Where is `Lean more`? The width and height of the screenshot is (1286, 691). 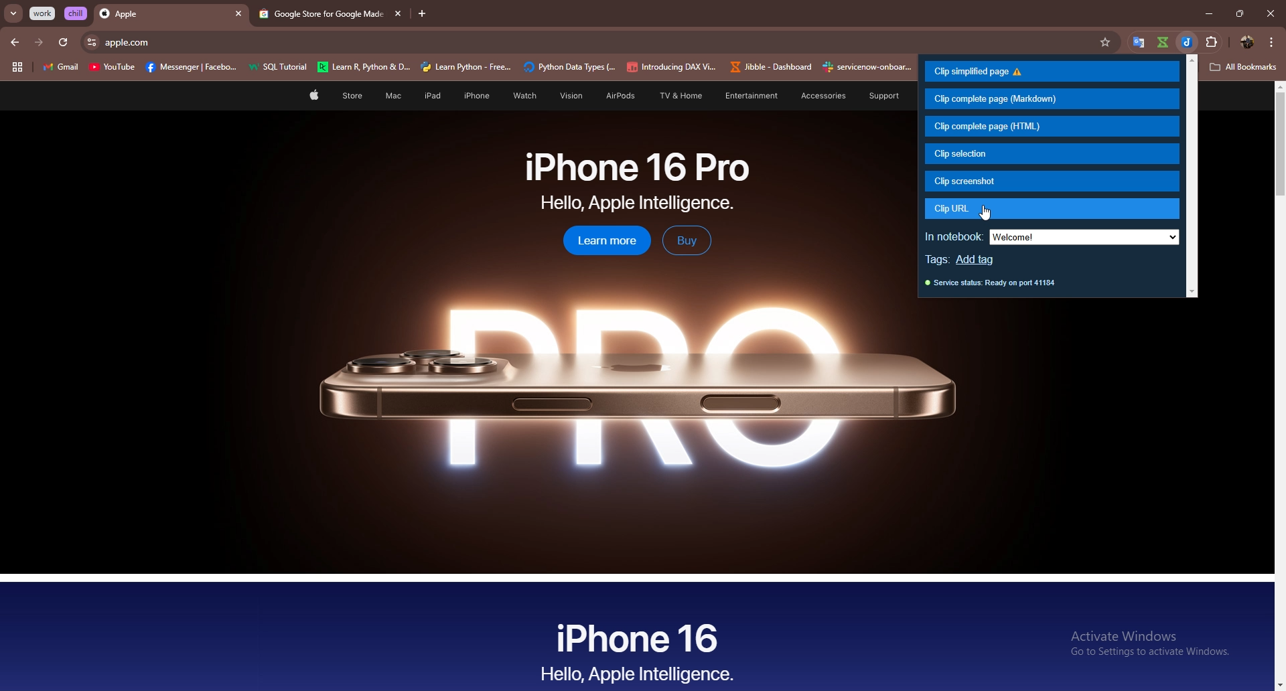 Lean more is located at coordinates (599, 242).